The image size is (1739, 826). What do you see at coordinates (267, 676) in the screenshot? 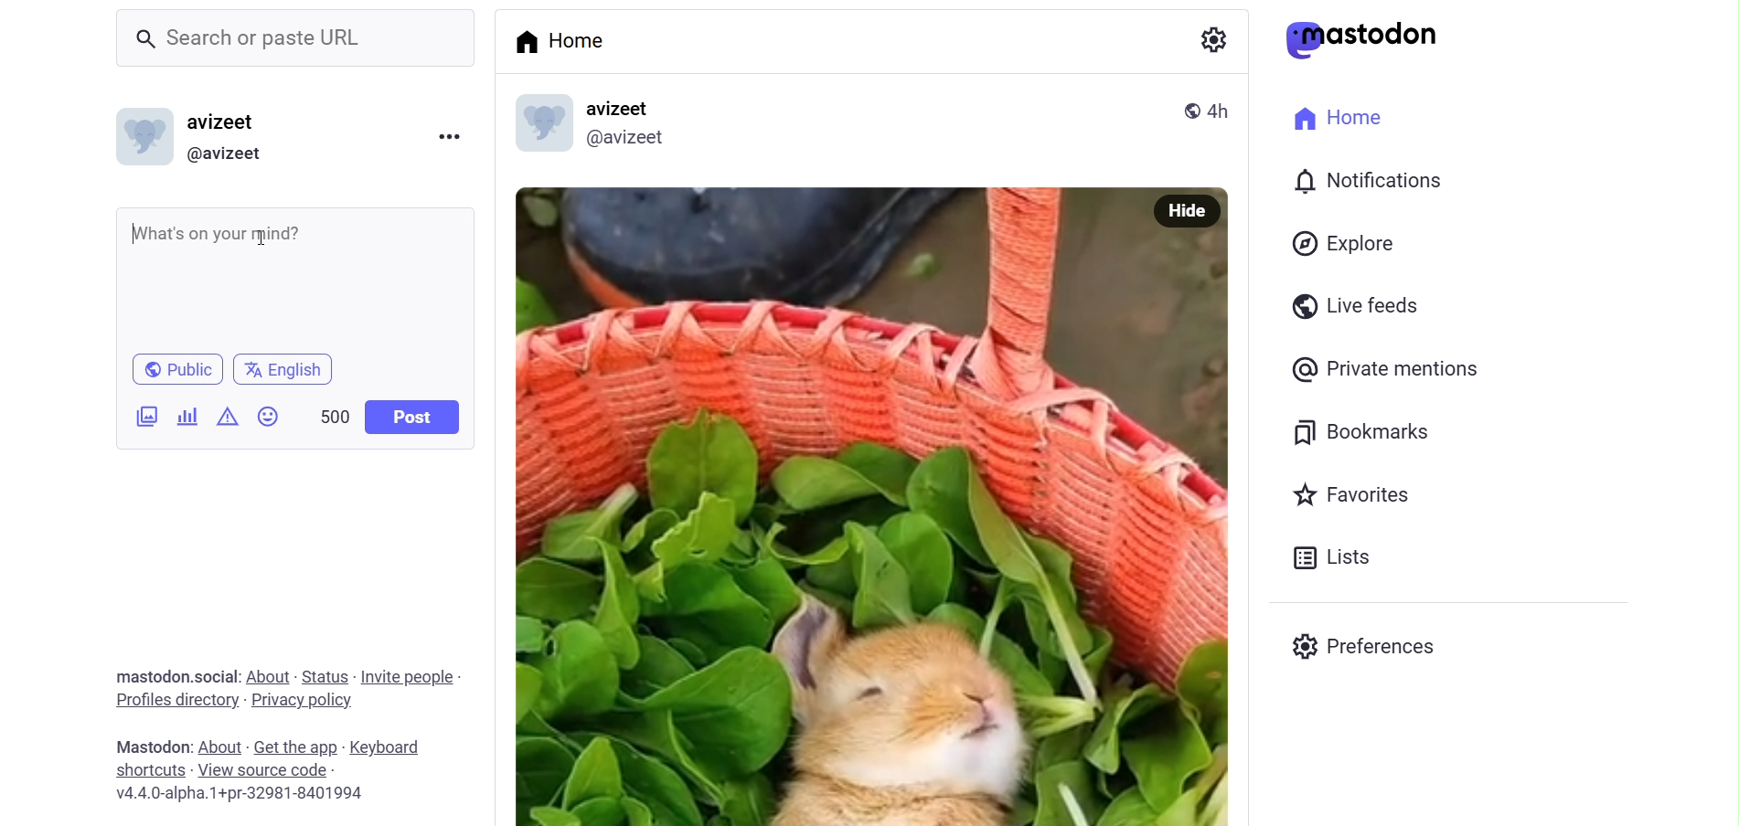
I see `about` at bounding box center [267, 676].